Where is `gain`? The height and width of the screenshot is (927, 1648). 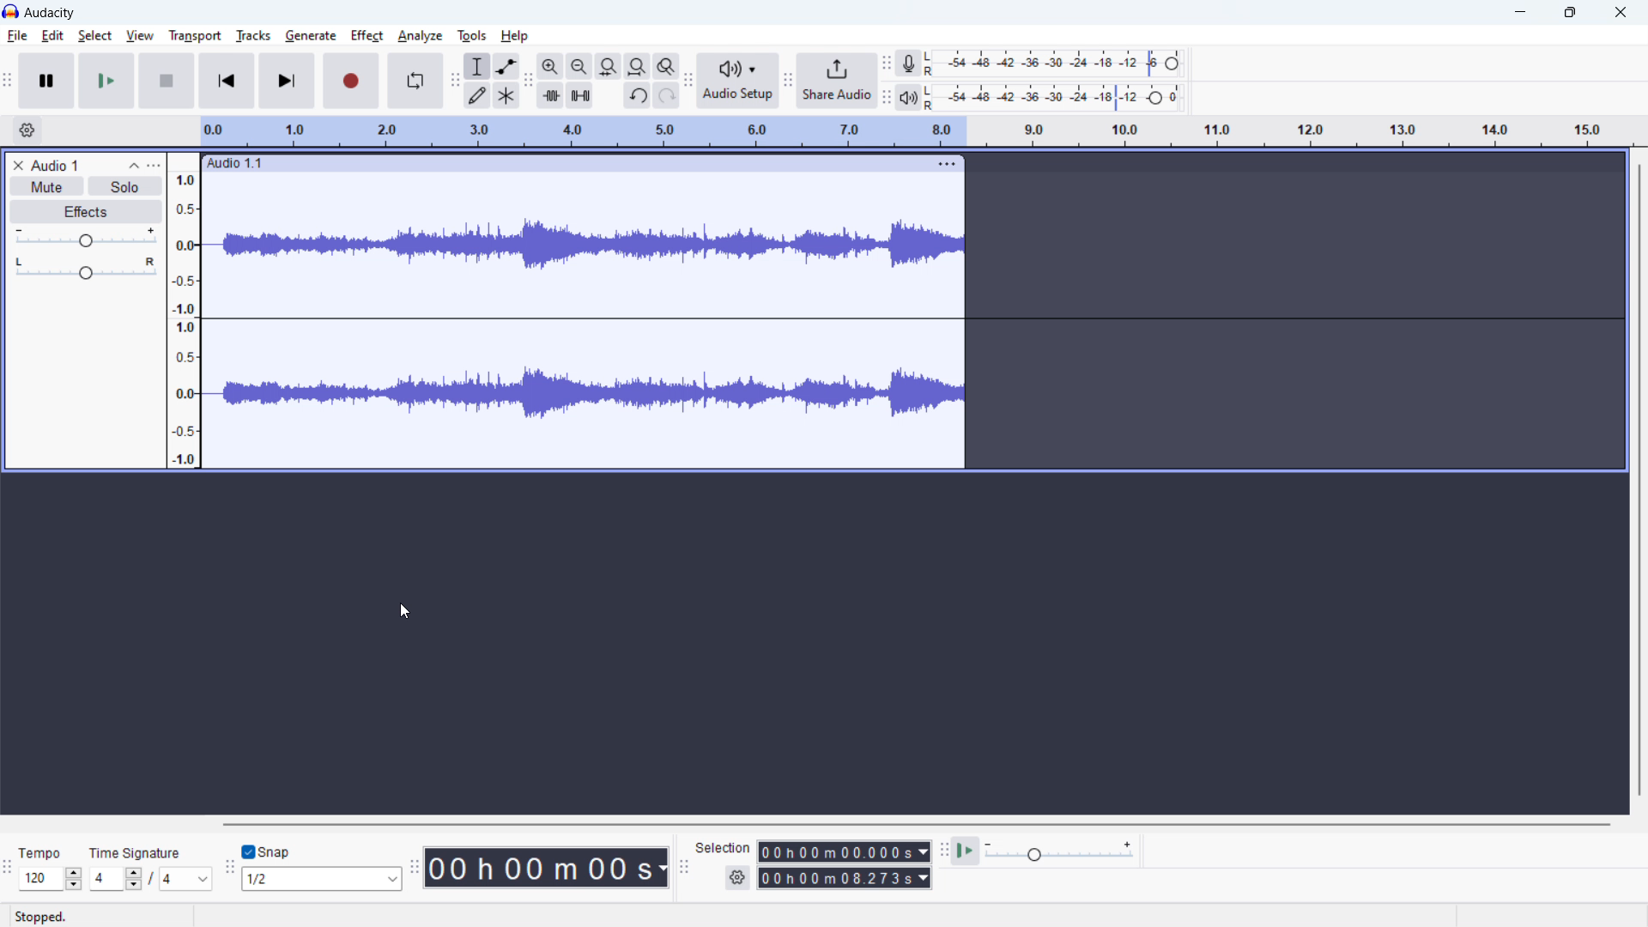
gain is located at coordinates (86, 238).